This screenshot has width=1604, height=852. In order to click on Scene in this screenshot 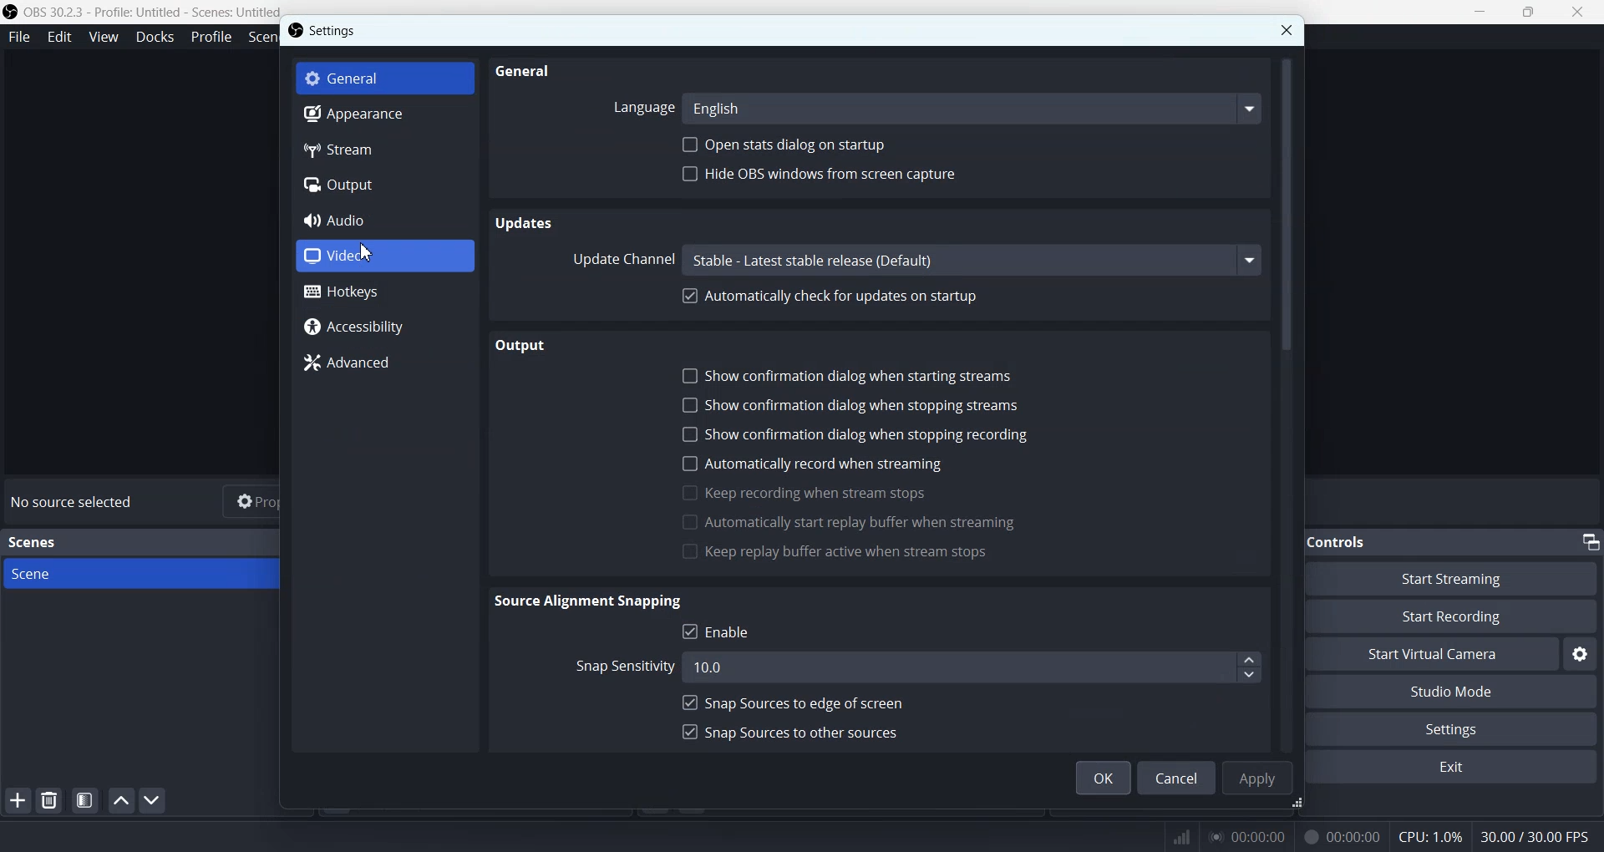, I will do `click(159, 574)`.